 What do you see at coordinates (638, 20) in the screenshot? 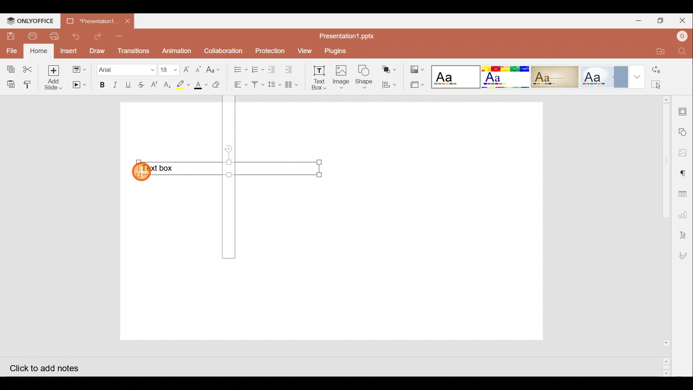
I see `Minimize` at bounding box center [638, 20].